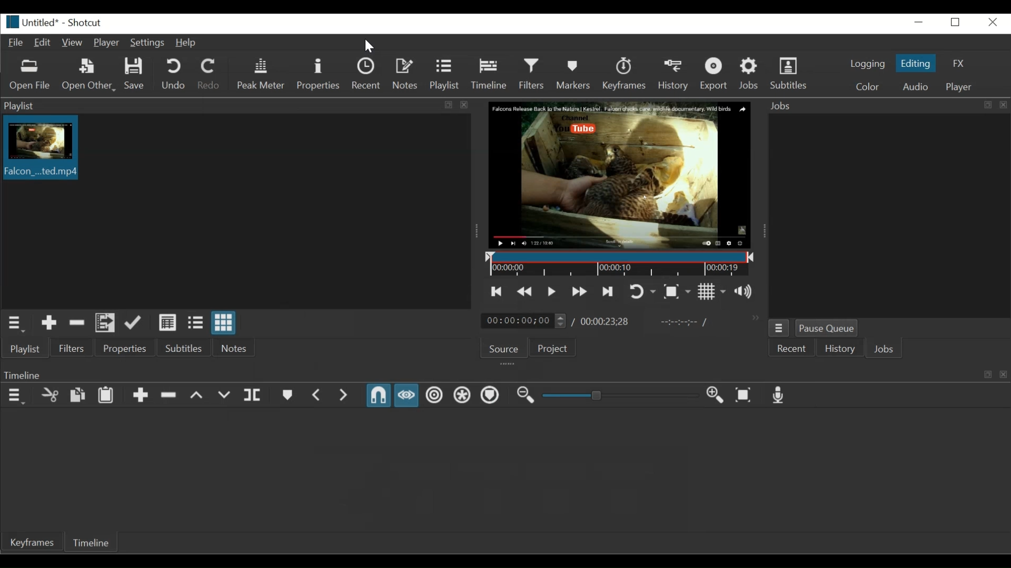 This screenshot has width=1011, height=568. I want to click on Add to the playlist, so click(48, 324).